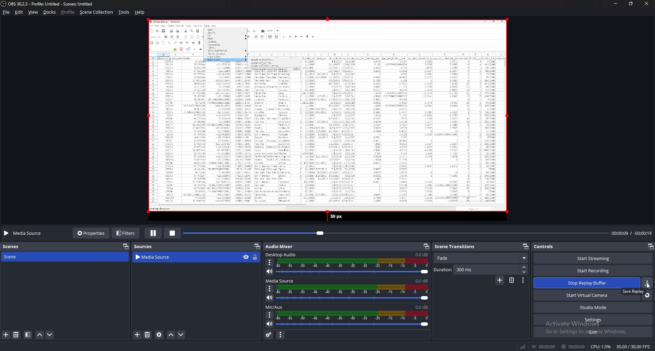  Describe the element at coordinates (459, 247) in the screenshot. I see `scene transitions` at that location.